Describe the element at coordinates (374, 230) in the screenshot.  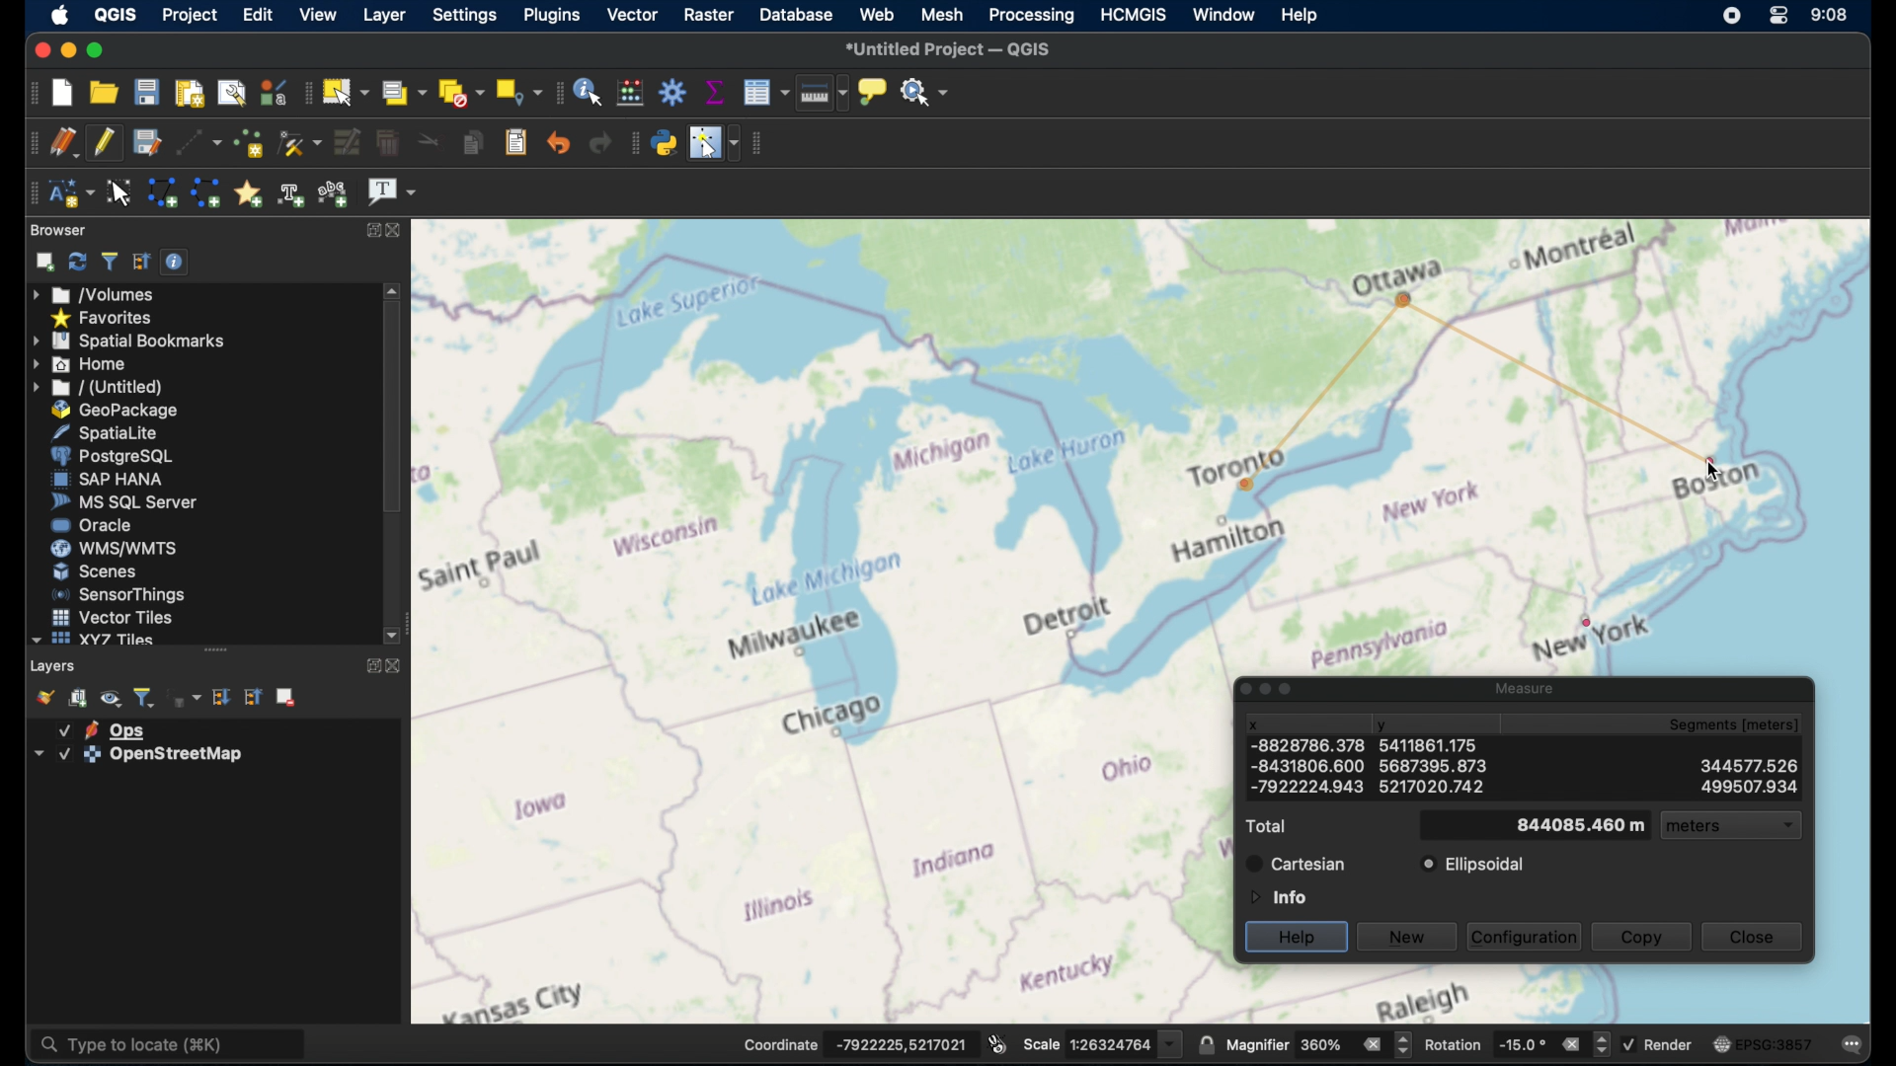
I see `maximize` at that location.